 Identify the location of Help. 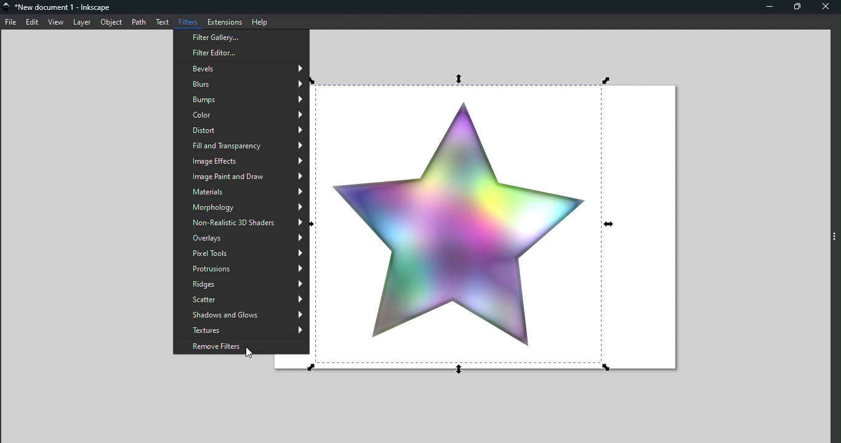
(261, 22).